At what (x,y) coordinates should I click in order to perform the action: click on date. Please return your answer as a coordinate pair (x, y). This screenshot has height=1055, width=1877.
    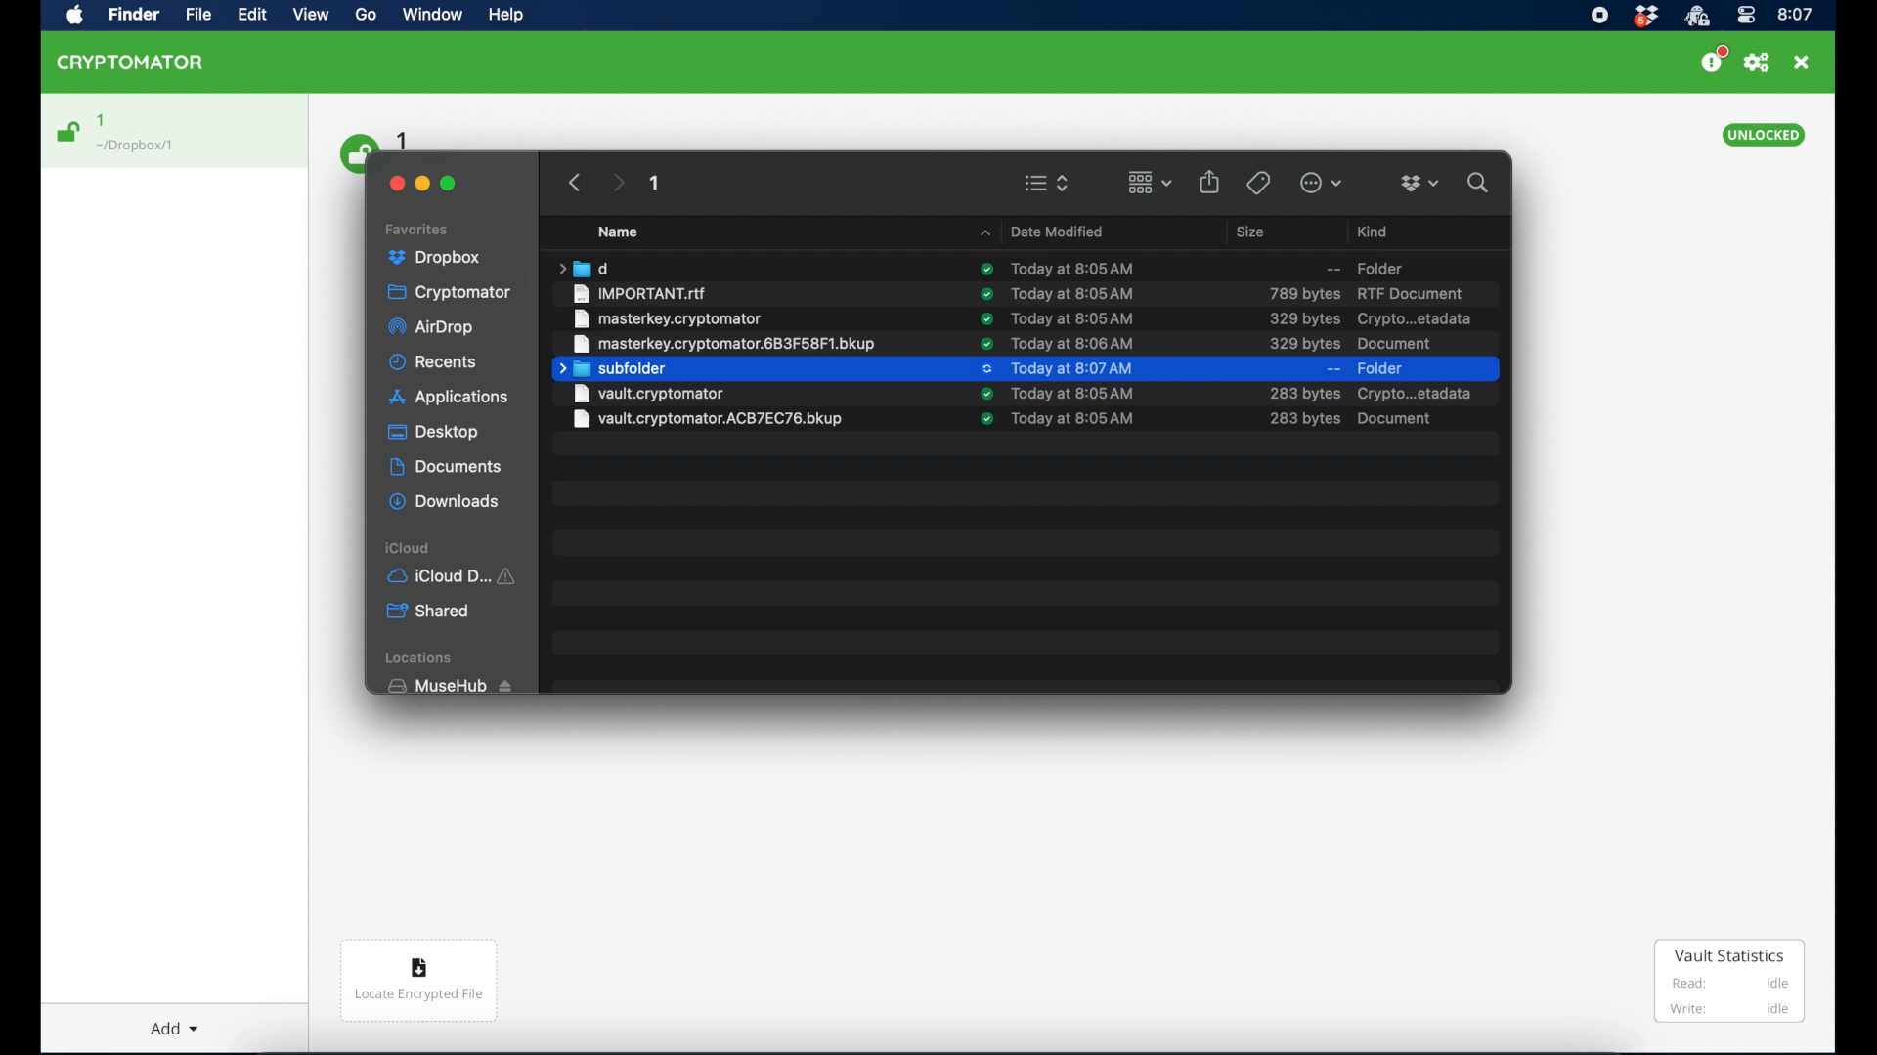
    Looking at the image, I should click on (1074, 318).